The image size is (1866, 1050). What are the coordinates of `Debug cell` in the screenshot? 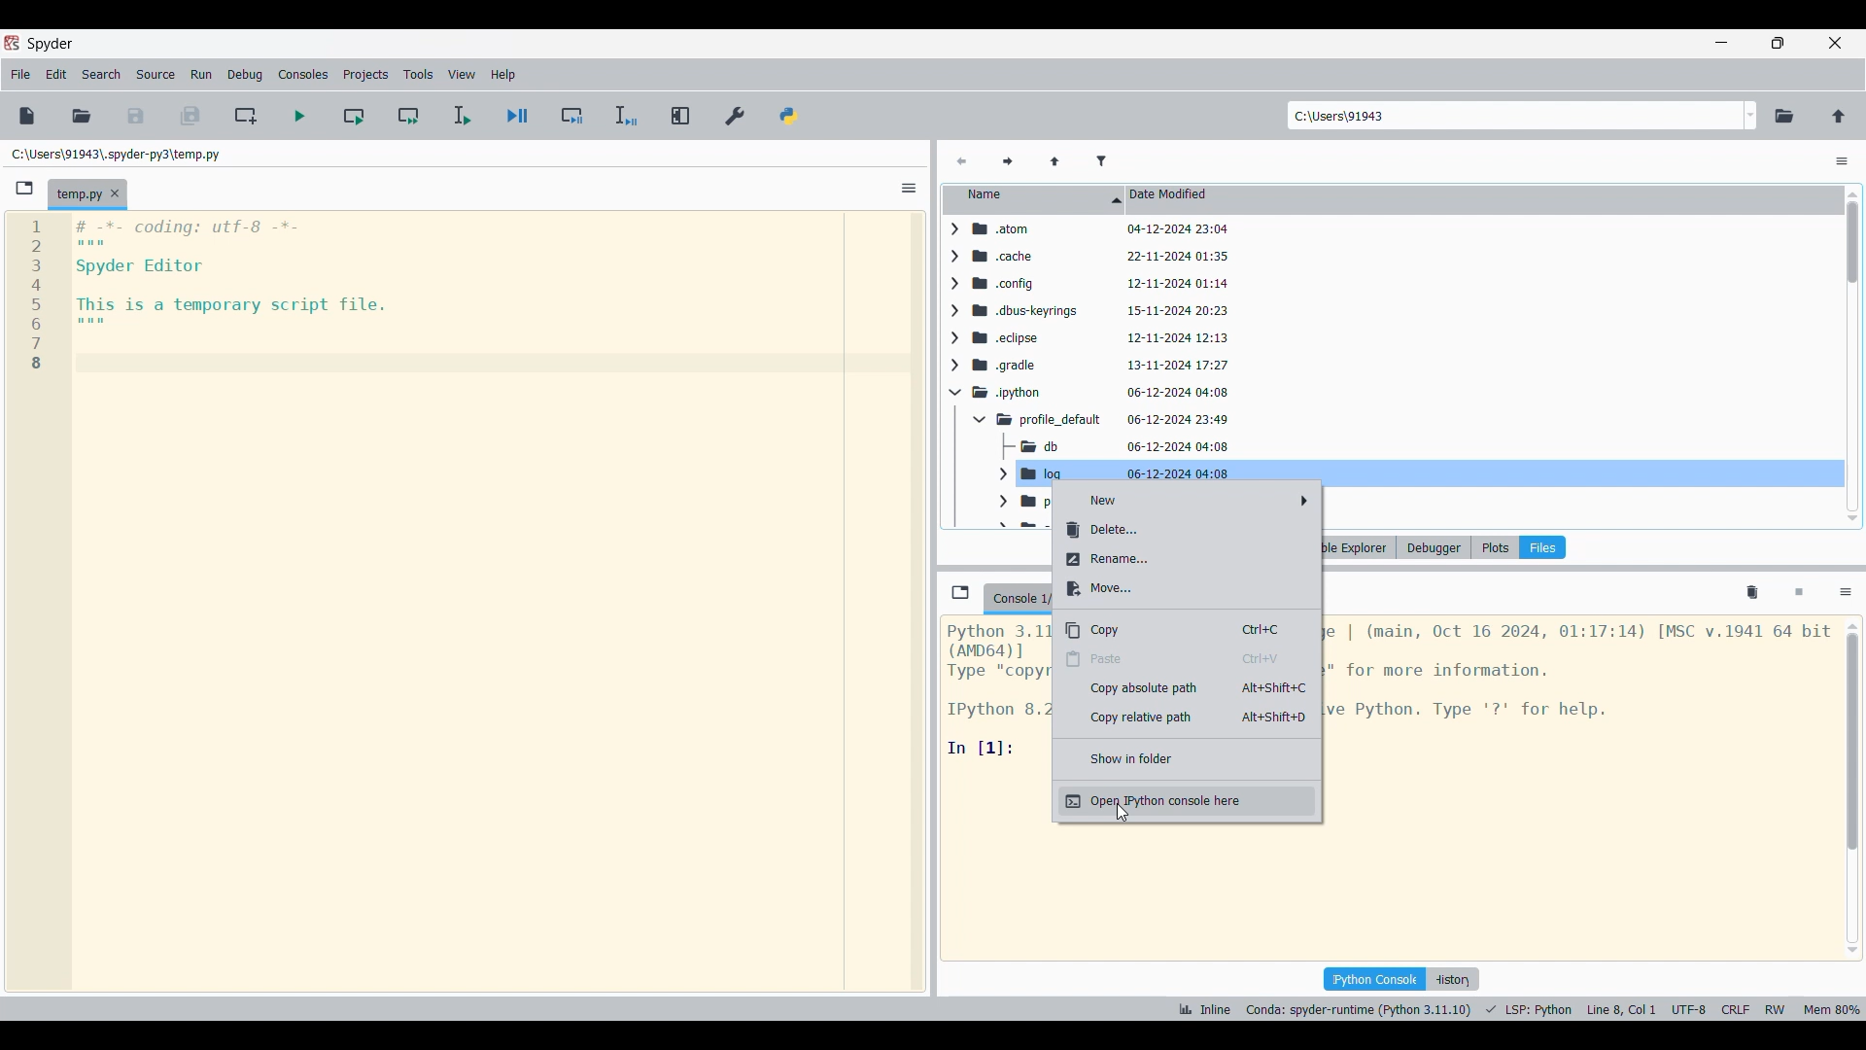 It's located at (572, 115).